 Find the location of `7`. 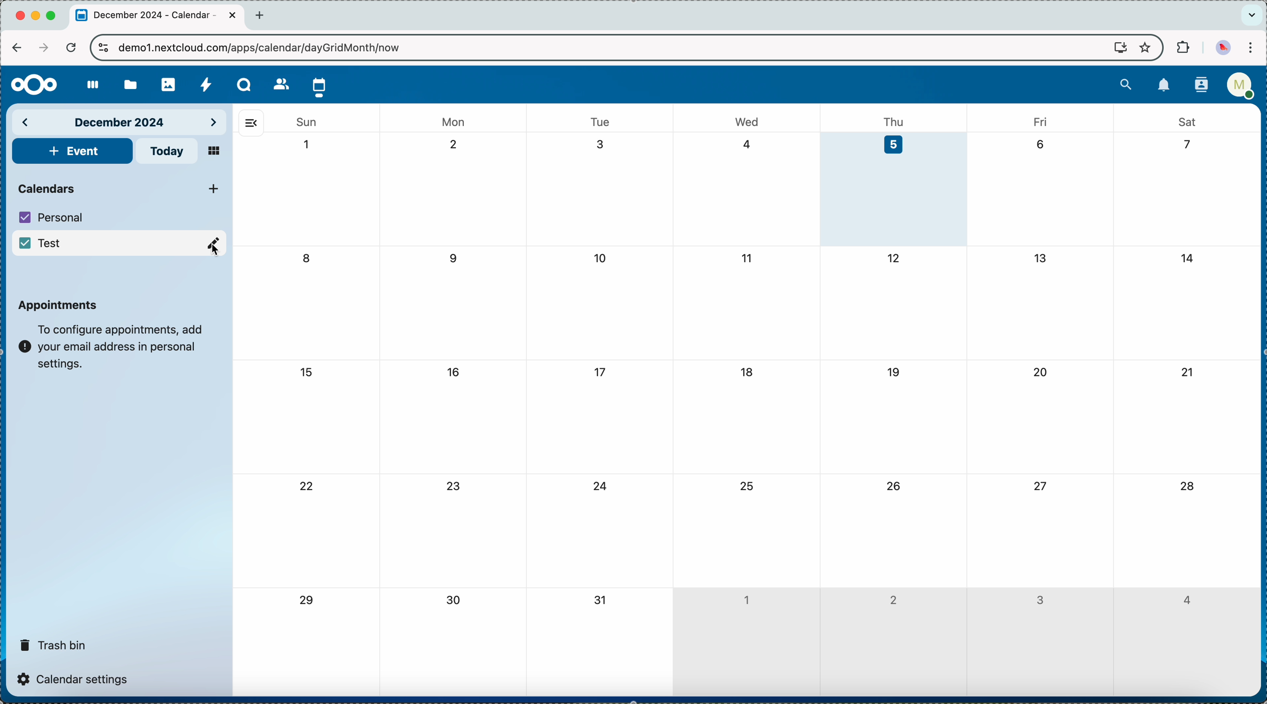

7 is located at coordinates (1183, 145).